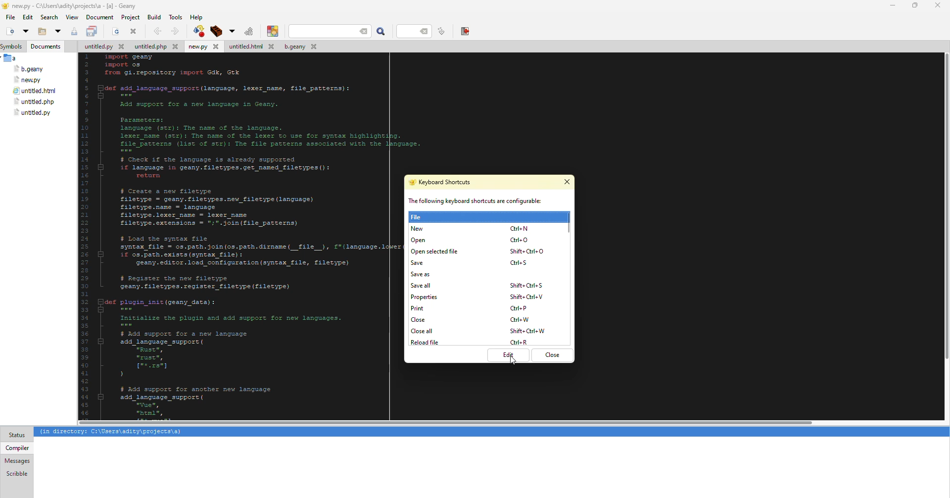 This screenshot has width=950, height=498. Describe the element at coordinates (197, 17) in the screenshot. I see `help` at that location.